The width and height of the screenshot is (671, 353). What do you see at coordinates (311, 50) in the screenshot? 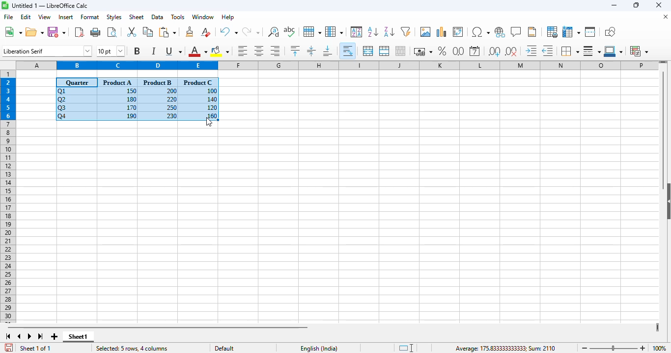
I see `center vertically` at bounding box center [311, 50].